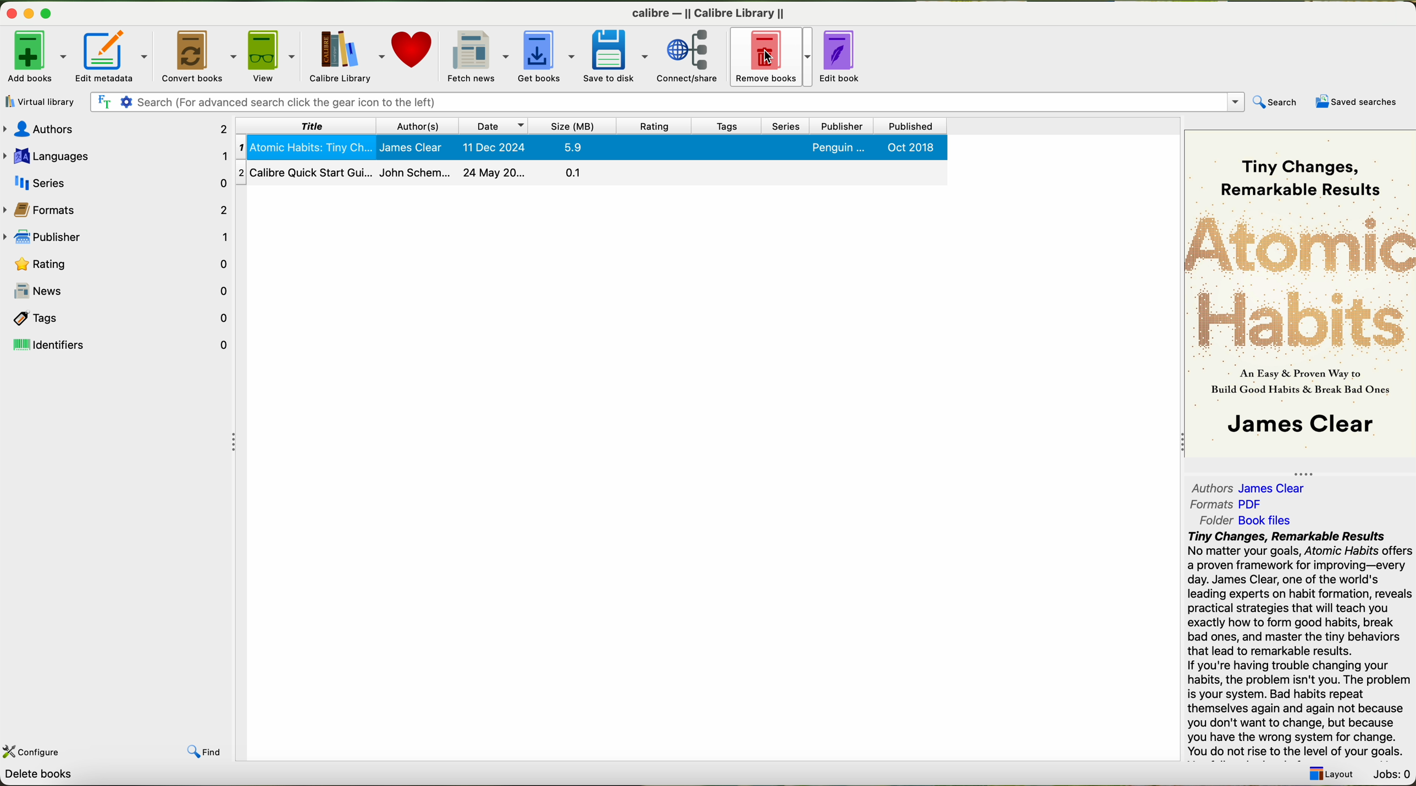  Describe the element at coordinates (413, 52) in the screenshot. I see `donate` at that location.